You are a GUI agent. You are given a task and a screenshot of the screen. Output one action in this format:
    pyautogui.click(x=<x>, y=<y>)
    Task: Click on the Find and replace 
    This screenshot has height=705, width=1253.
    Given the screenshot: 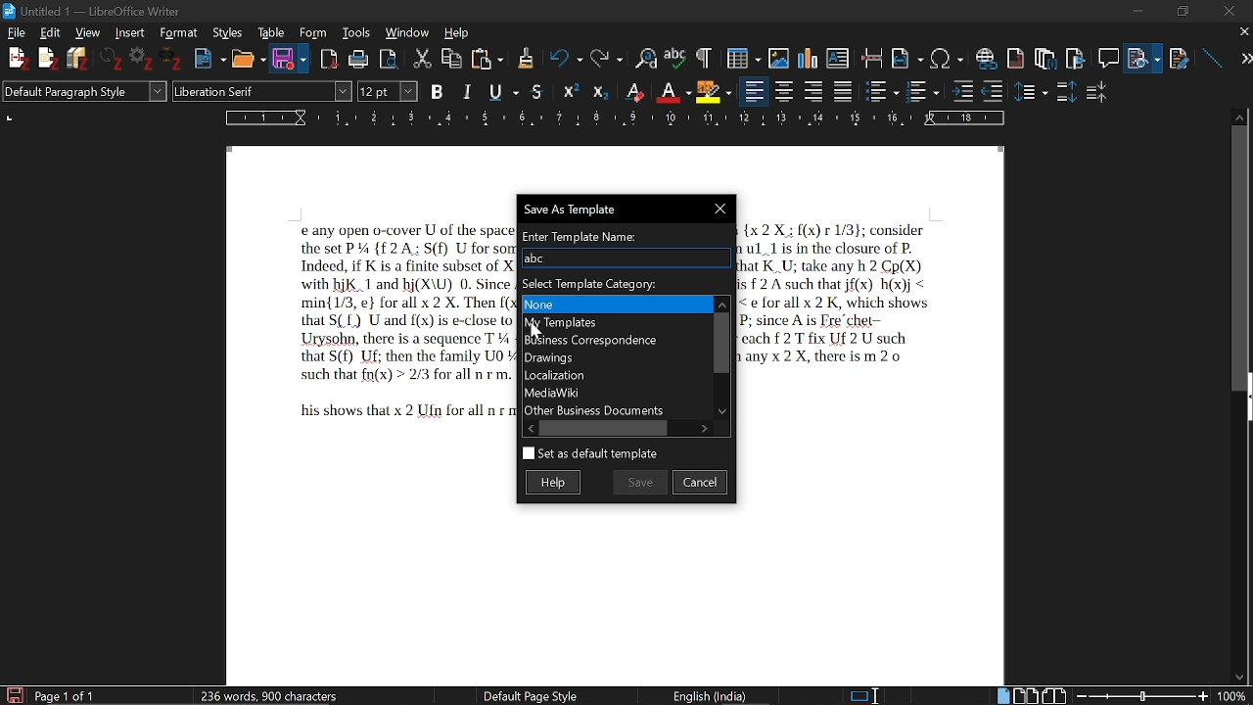 What is the action you would take?
    pyautogui.click(x=643, y=57)
    